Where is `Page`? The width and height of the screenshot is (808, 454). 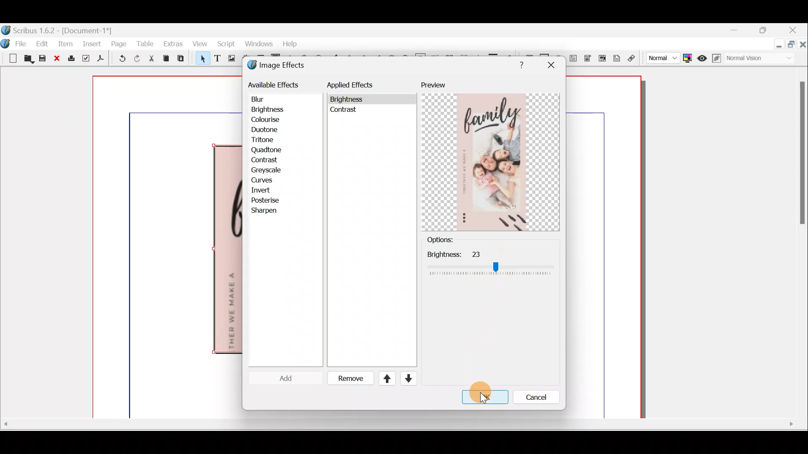
Page is located at coordinates (119, 43).